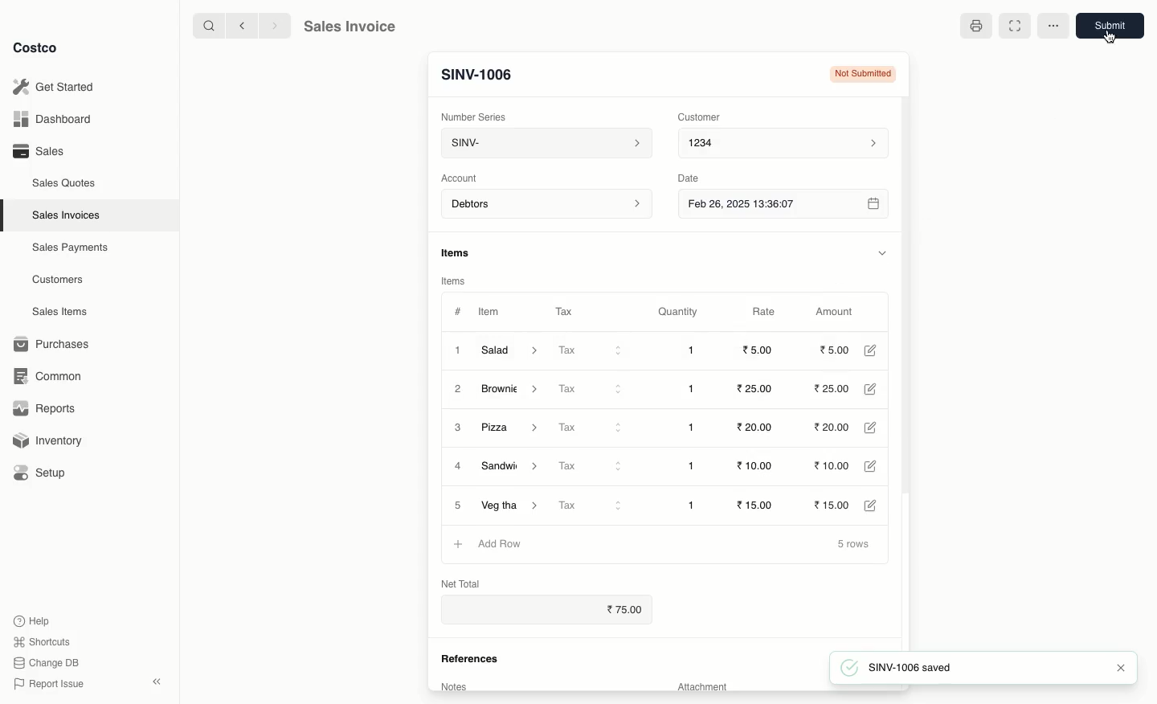  I want to click on Customer, so click(701, 116).